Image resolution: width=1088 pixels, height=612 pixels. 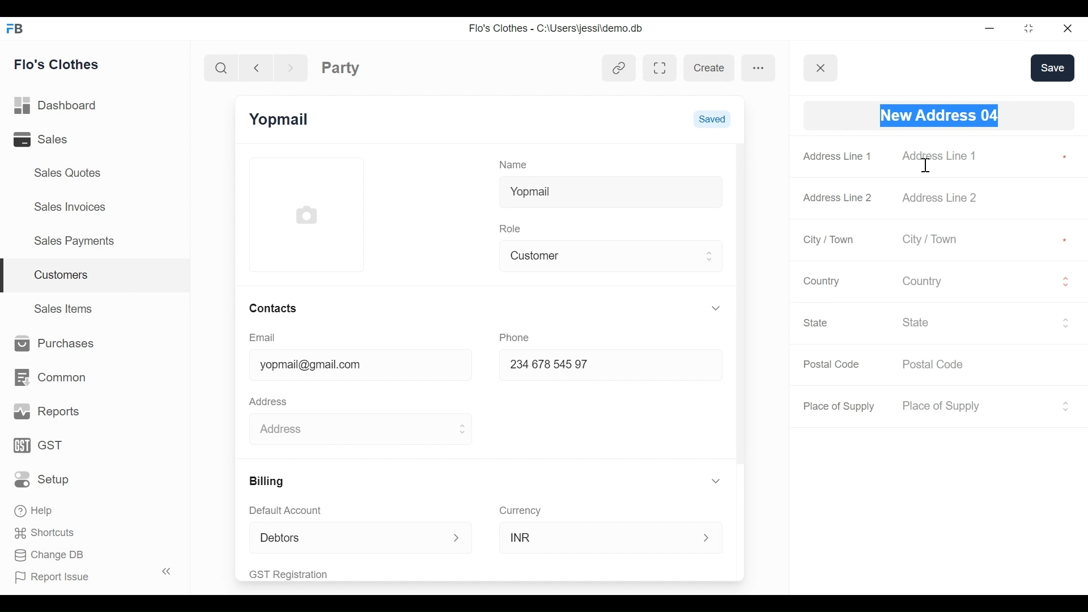 I want to click on City / Town, so click(x=830, y=240).